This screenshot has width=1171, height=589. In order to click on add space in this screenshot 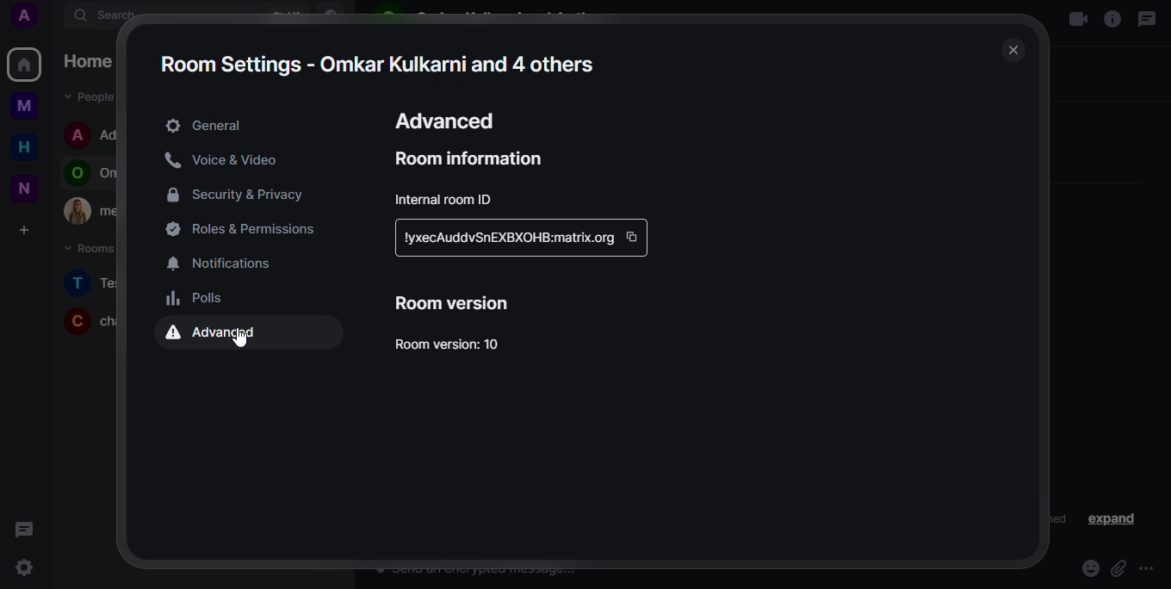, I will do `click(31, 231)`.